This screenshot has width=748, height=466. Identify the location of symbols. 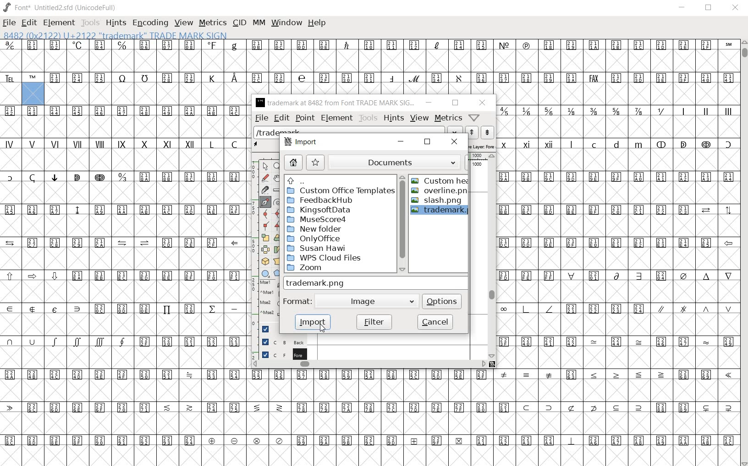
(190, 187).